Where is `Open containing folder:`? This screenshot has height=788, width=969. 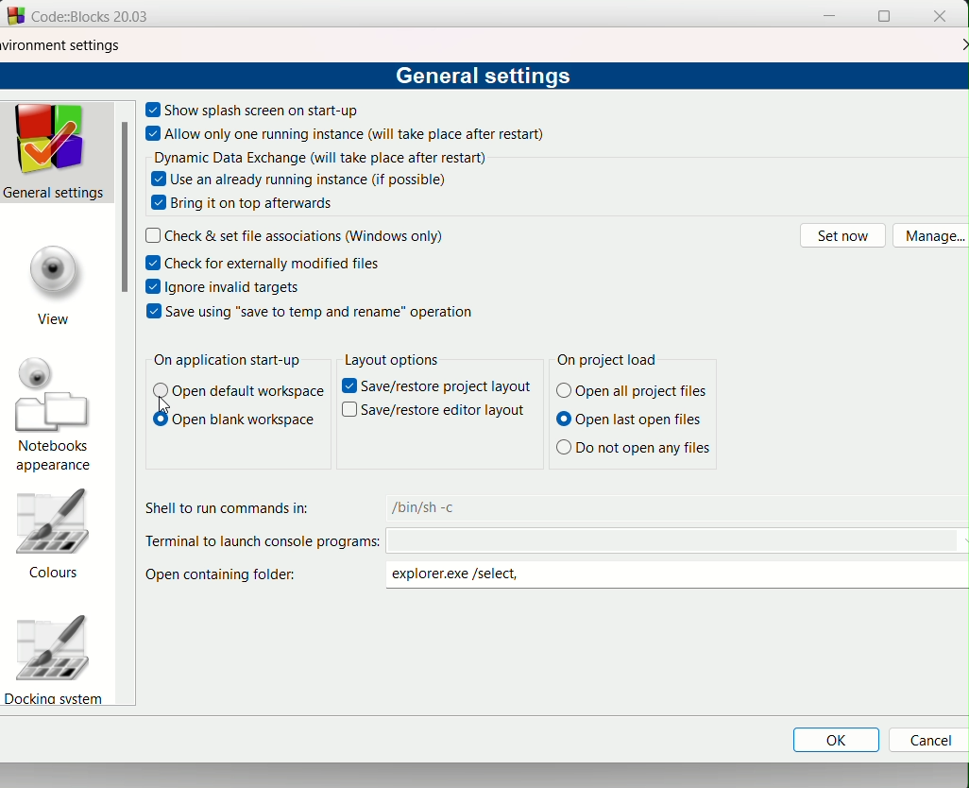 Open containing folder: is located at coordinates (230, 580).